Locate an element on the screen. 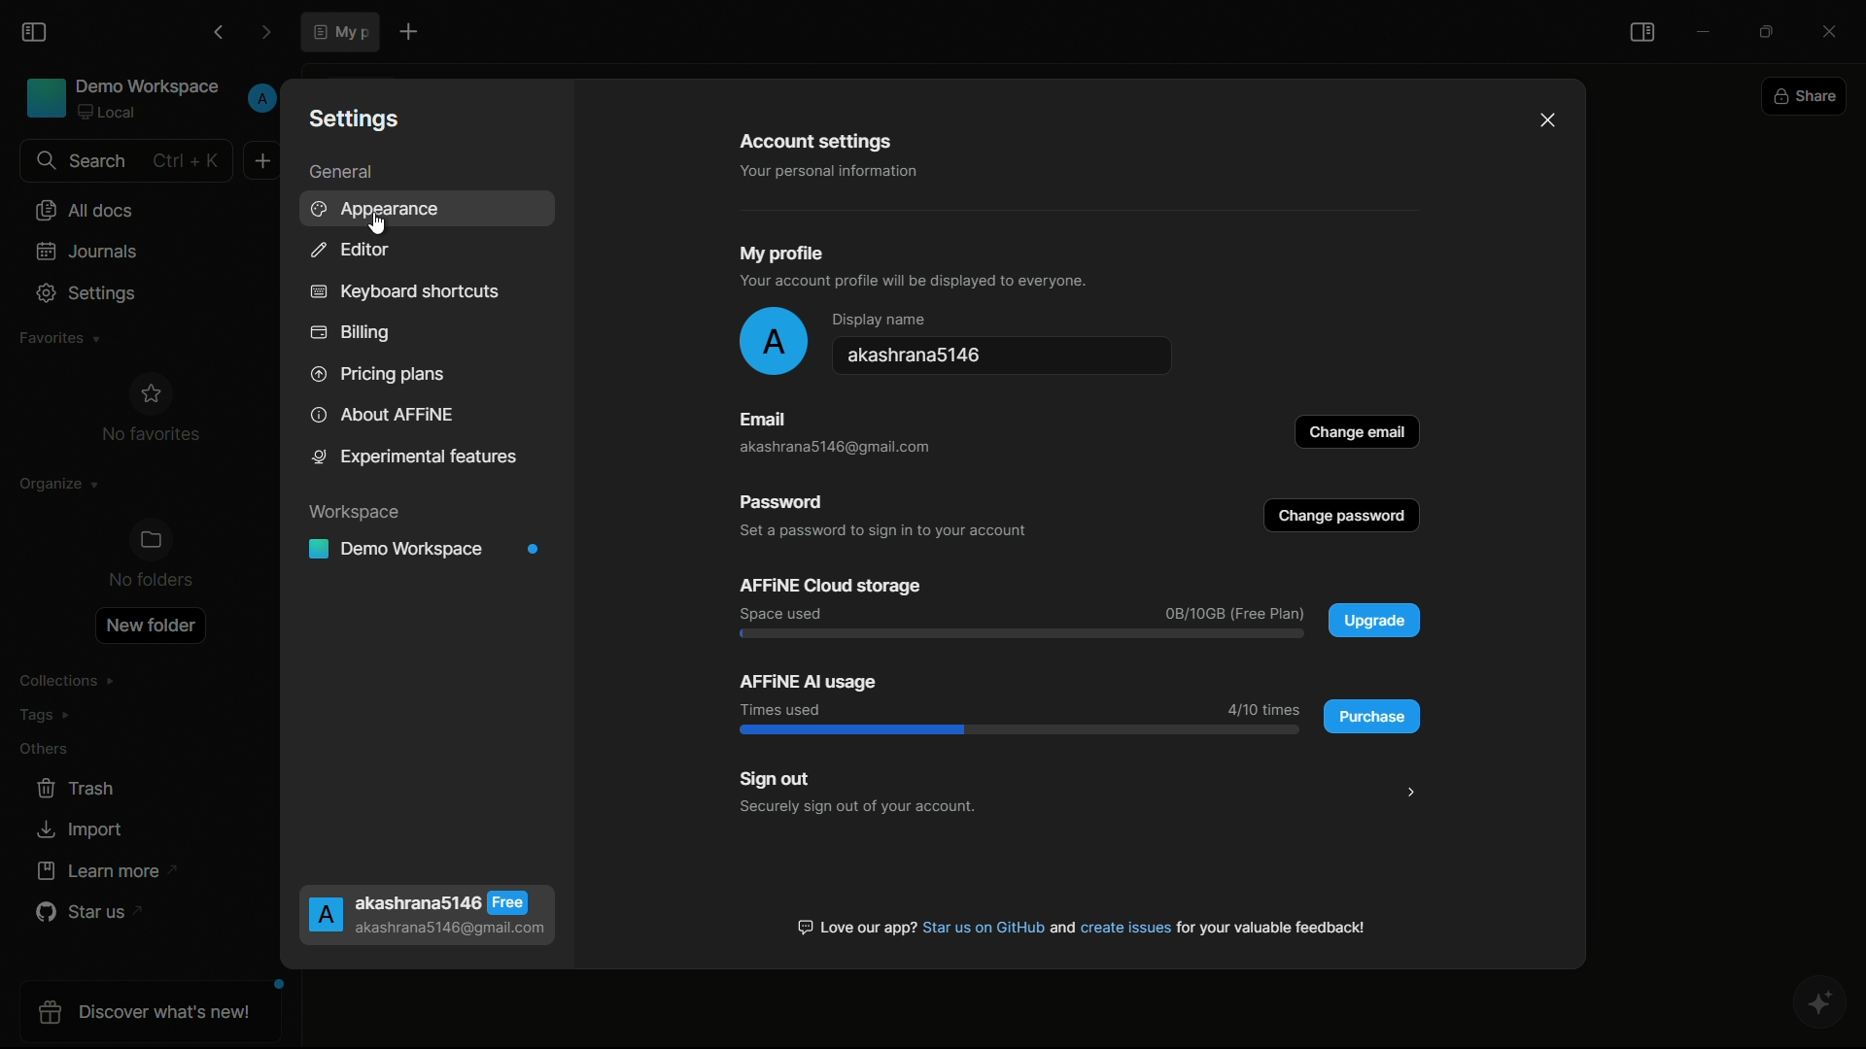 The image size is (1866, 1049). others is located at coordinates (44, 753).